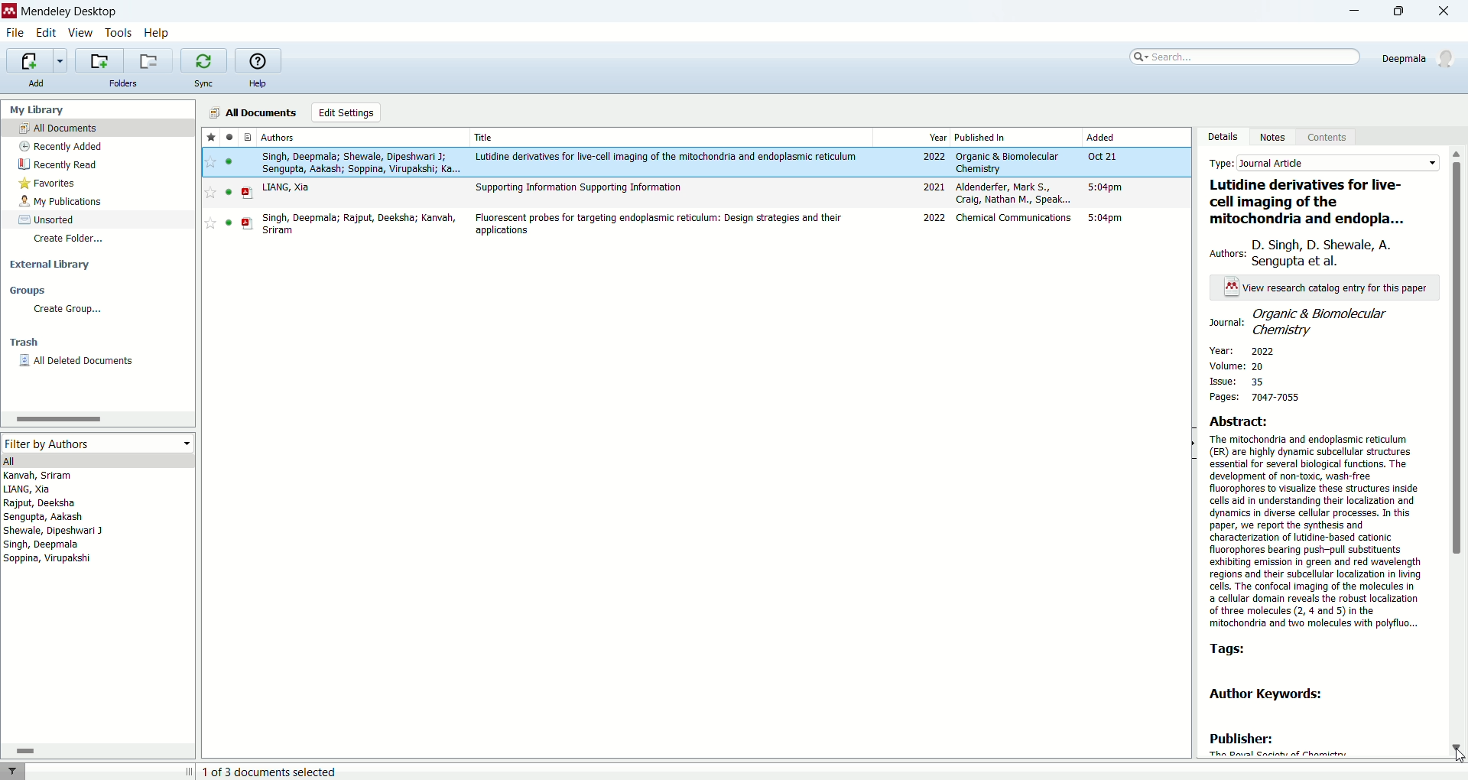 The height and width of the screenshot is (780, 1468). What do you see at coordinates (278, 137) in the screenshot?
I see `authors` at bounding box center [278, 137].